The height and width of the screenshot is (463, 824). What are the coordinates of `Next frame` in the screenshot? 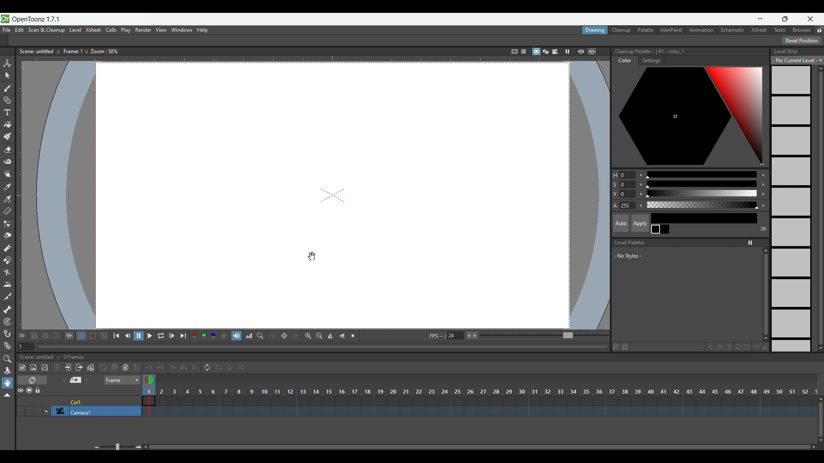 It's located at (172, 336).